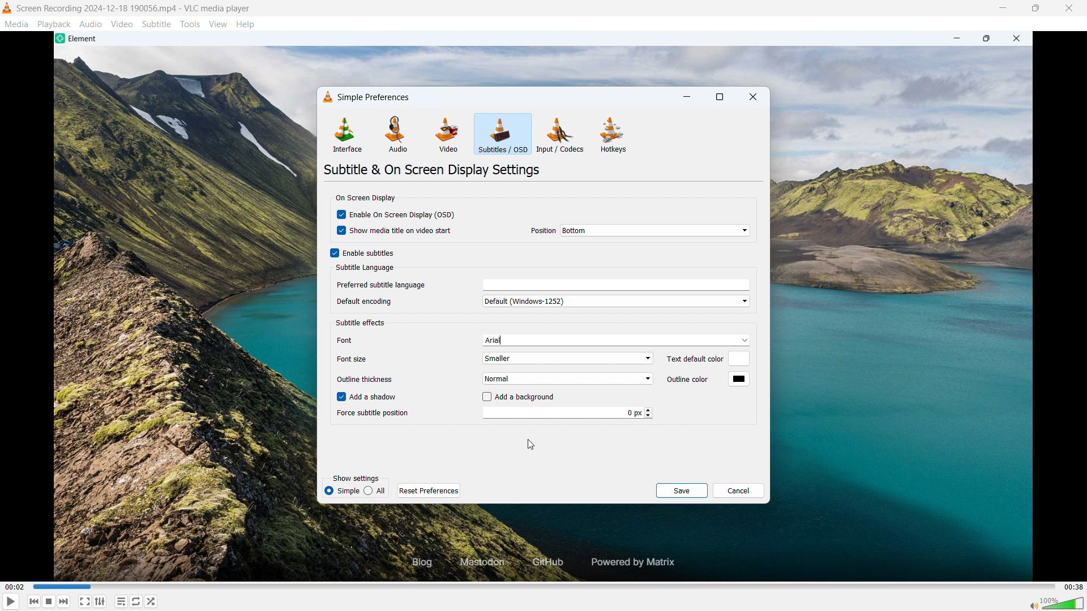  I want to click on enable on screen display, so click(396, 214).